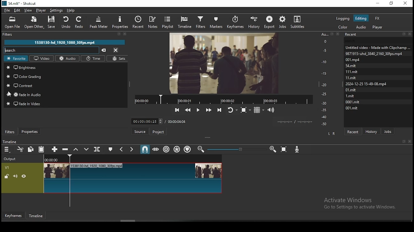 The width and height of the screenshot is (414, 232). I want to click on properties, so click(31, 132).